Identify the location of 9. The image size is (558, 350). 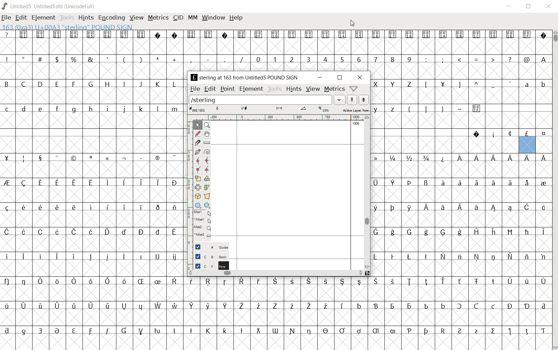
(409, 59).